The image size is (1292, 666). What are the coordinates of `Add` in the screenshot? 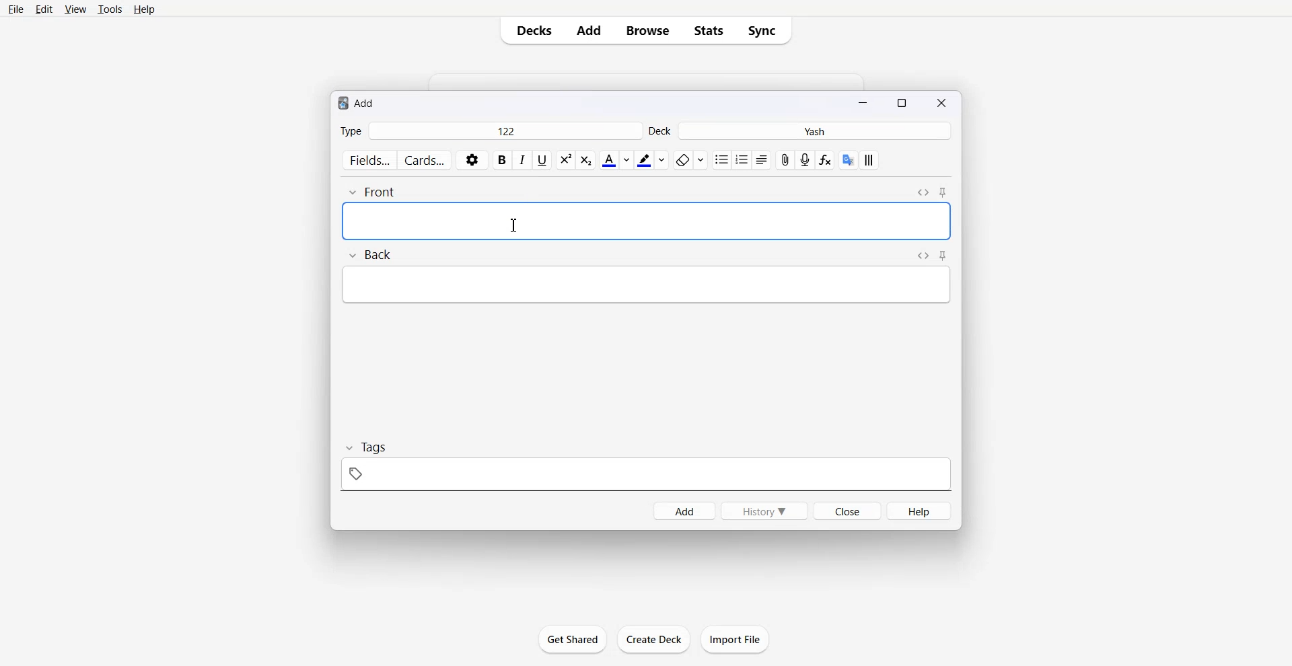 It's located at (684, 511).